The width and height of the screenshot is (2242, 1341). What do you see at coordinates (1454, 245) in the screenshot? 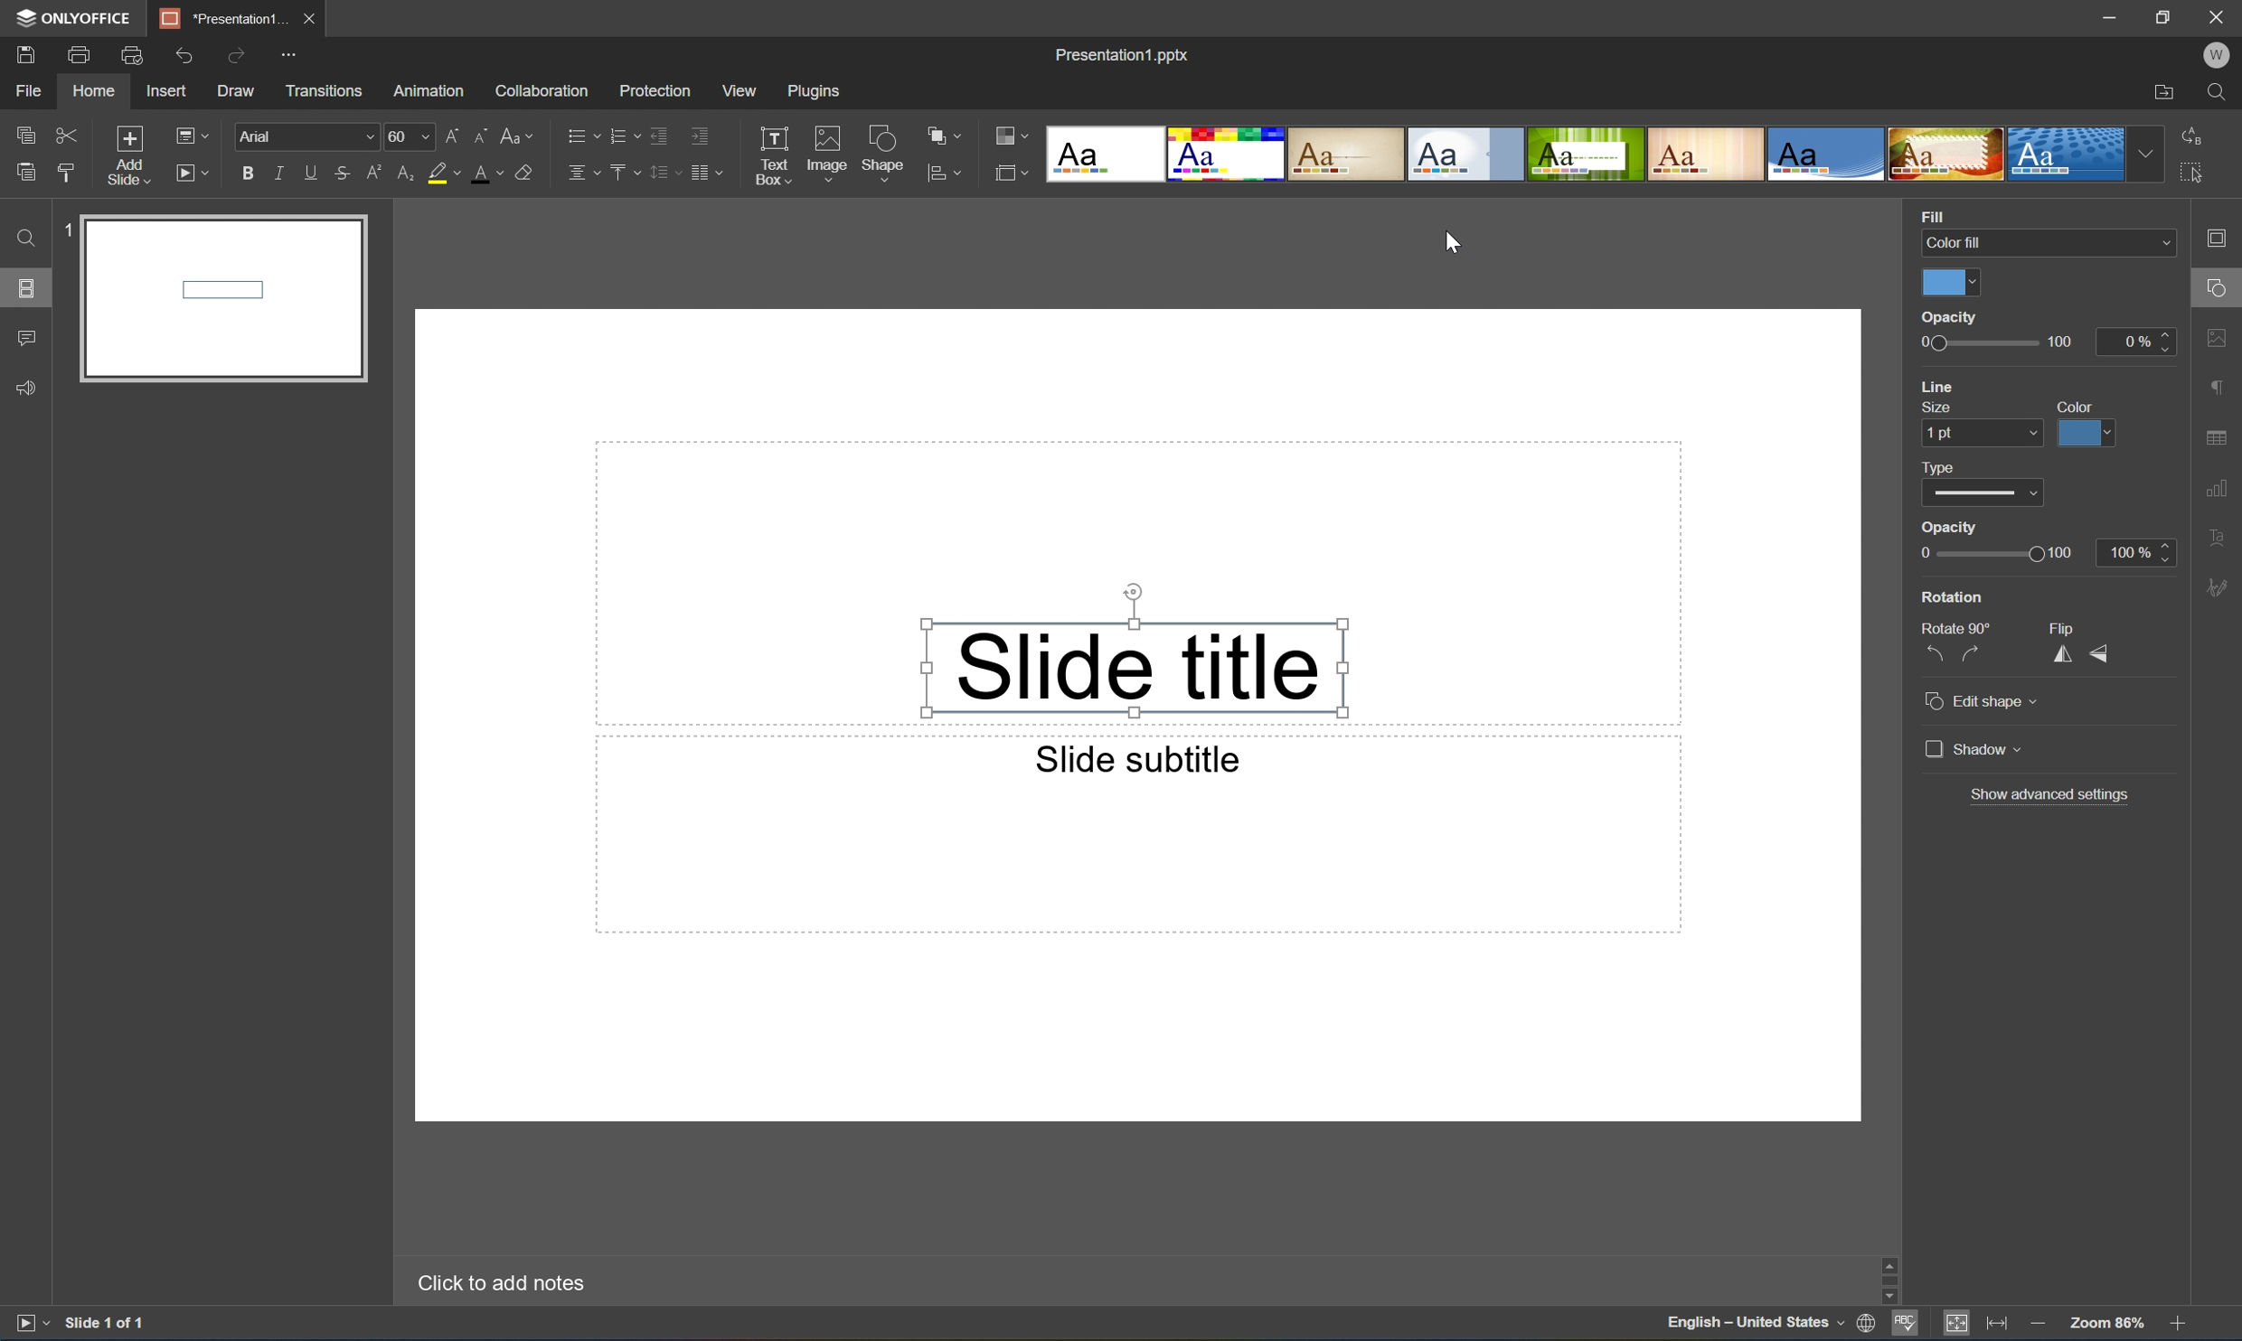
I see `Cursor` at bounding box center [1454, 245].